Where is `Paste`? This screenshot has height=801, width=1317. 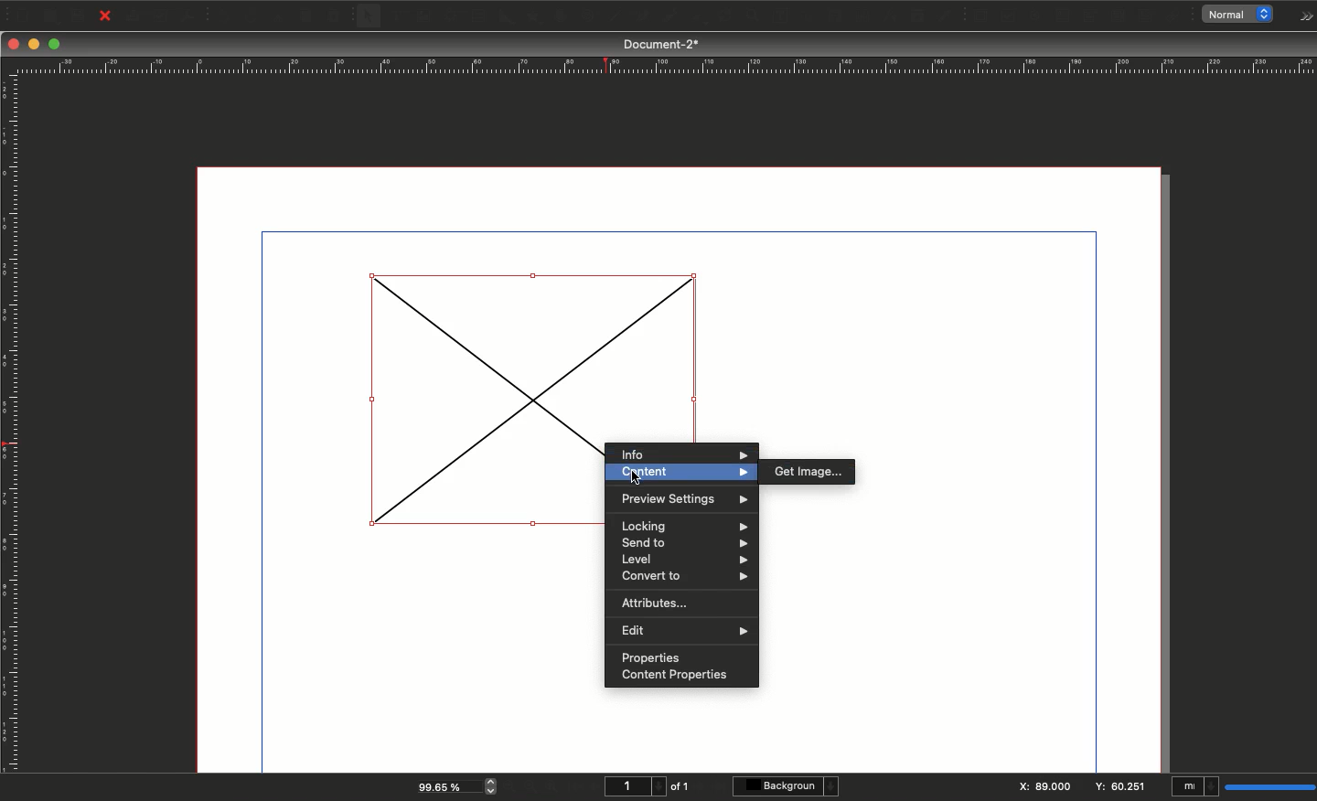
Paste is located at coordinates (339, 16).